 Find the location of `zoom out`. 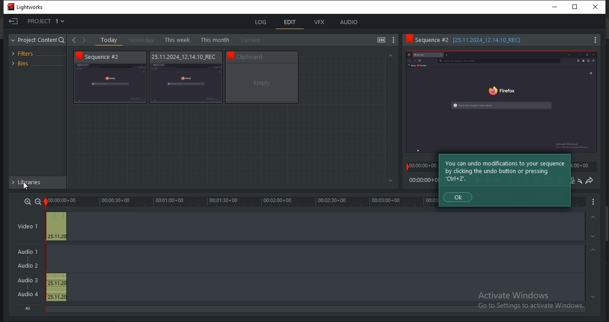

zoom out is located at coordinates (38, 201).